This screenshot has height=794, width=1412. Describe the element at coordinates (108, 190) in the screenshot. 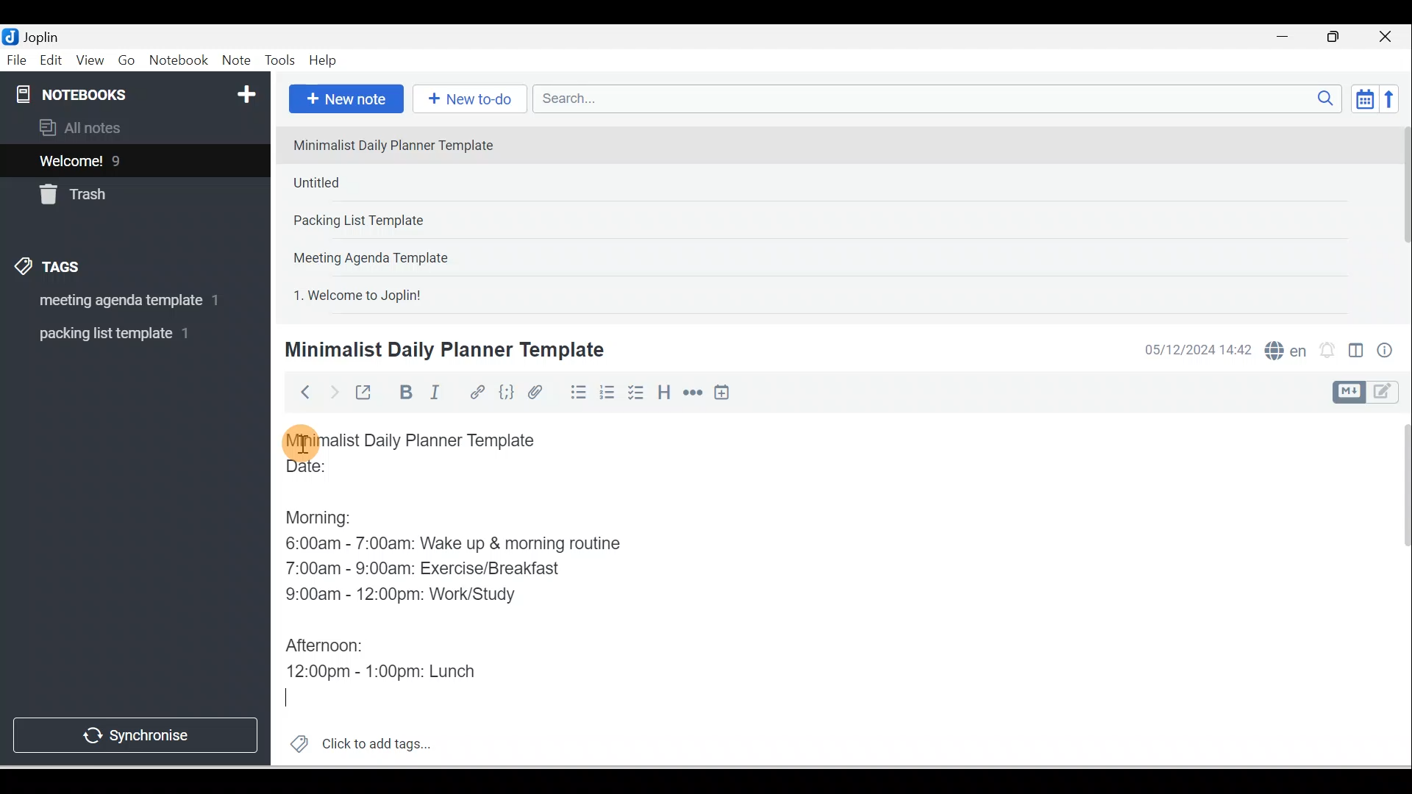

I see `Trash` at that location.